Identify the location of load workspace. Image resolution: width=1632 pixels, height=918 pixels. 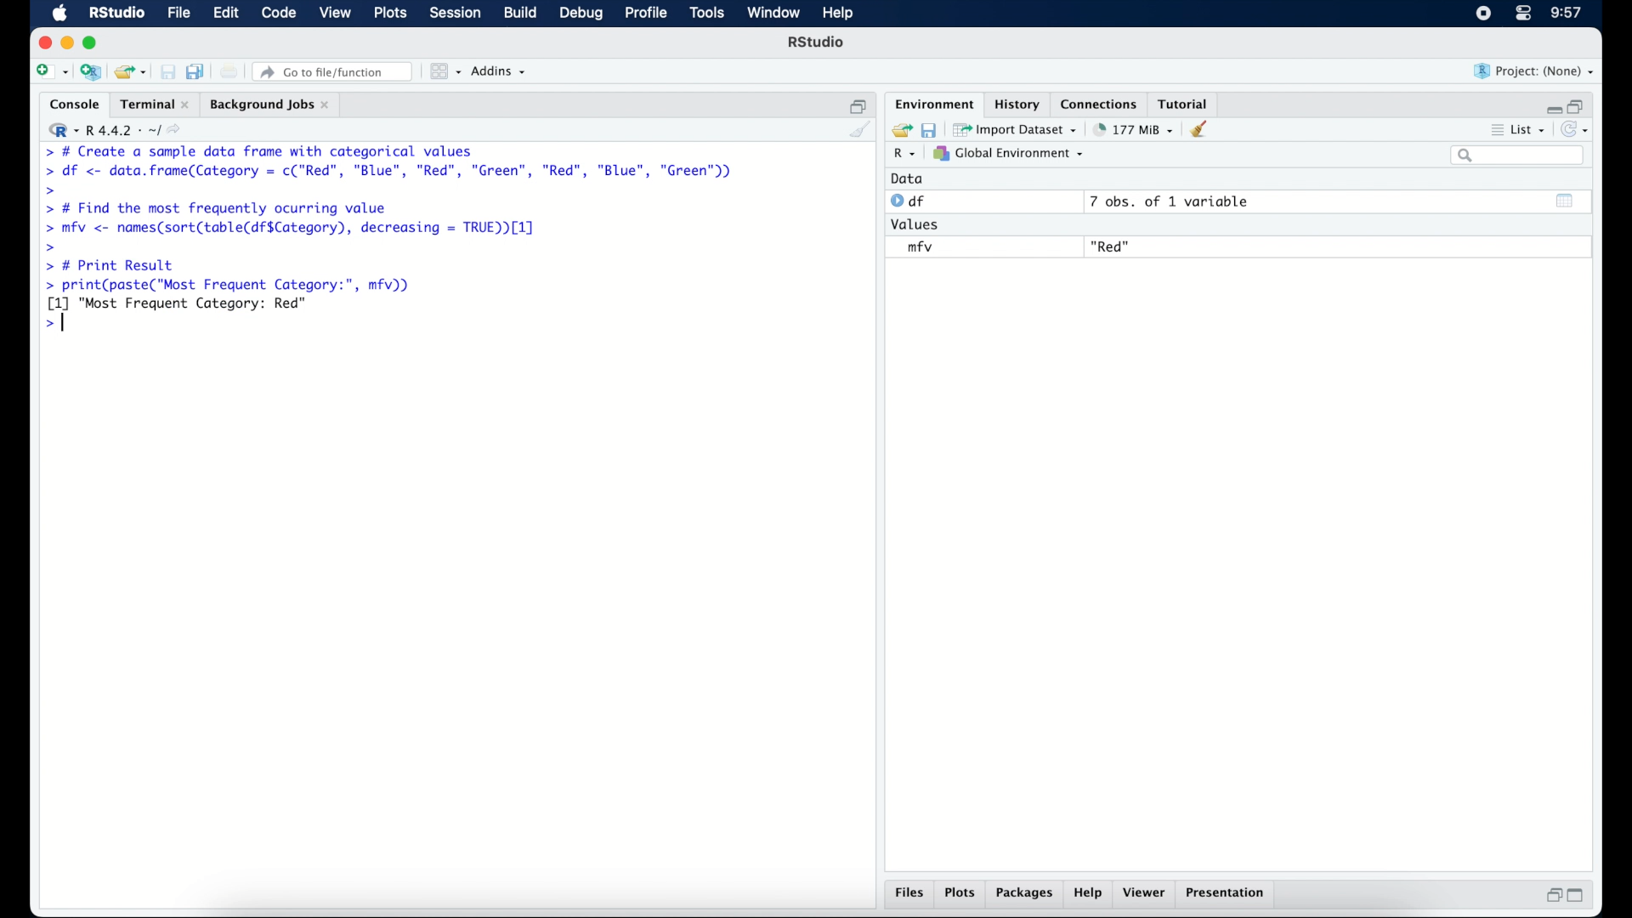
(899, 127).